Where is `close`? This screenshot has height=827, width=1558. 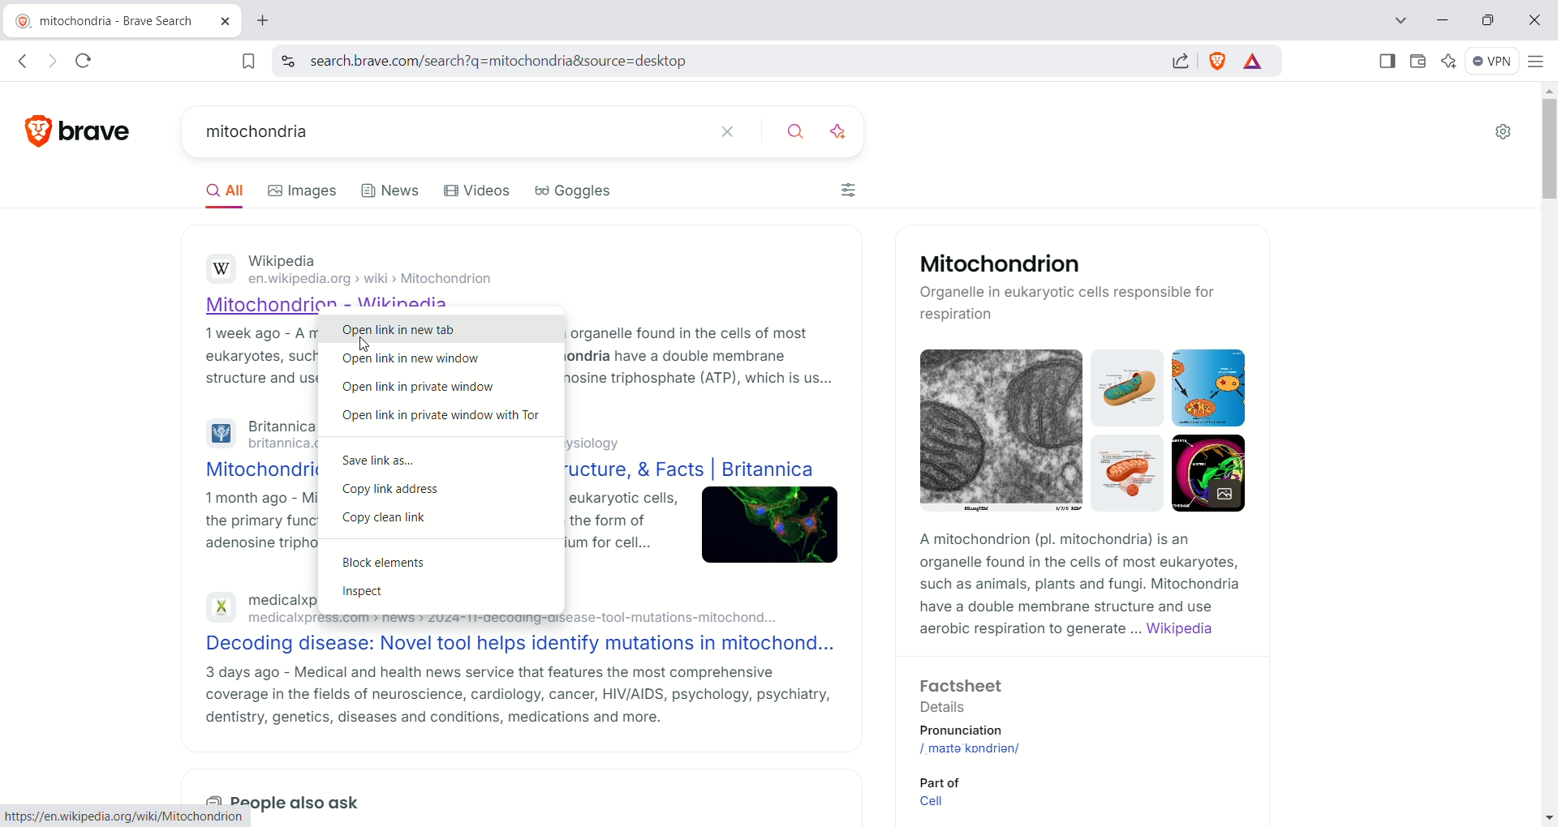 close is located at coordinates (1535, 21).